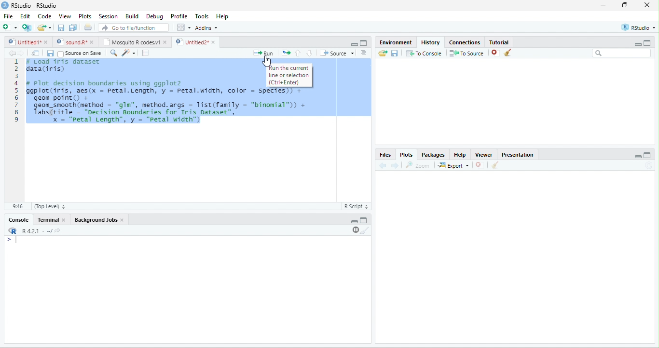 This screenshot has height=348, width=659. Describe the element at coordinates (50, 207) in the screenshot. I see `Top Level` at that location.